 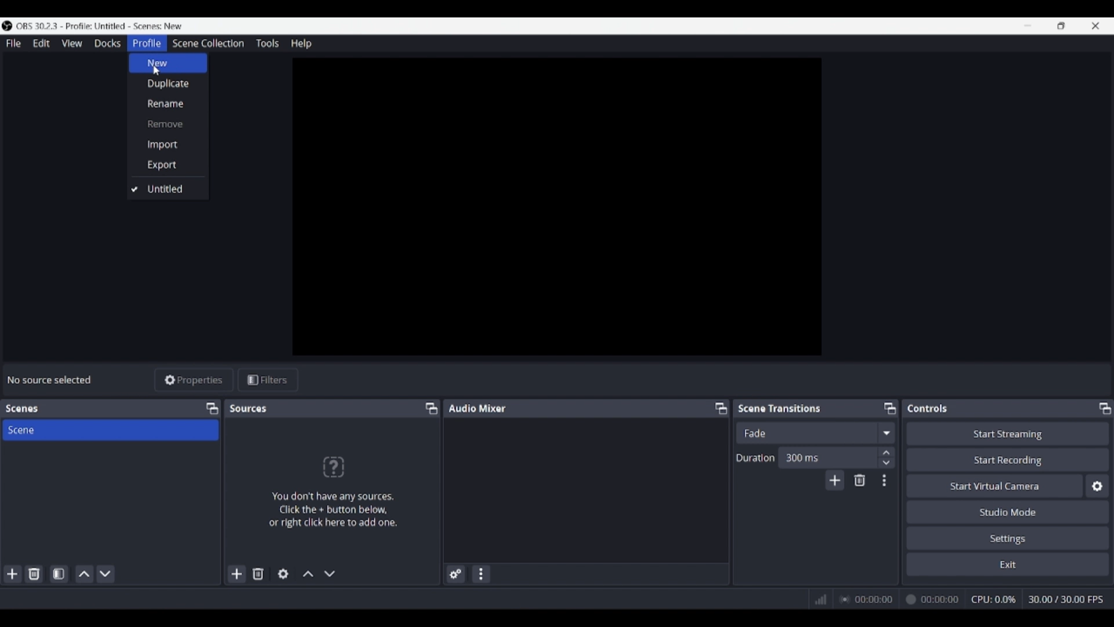 I want to click on Float Audio mixer, so click(x=721, y=408).